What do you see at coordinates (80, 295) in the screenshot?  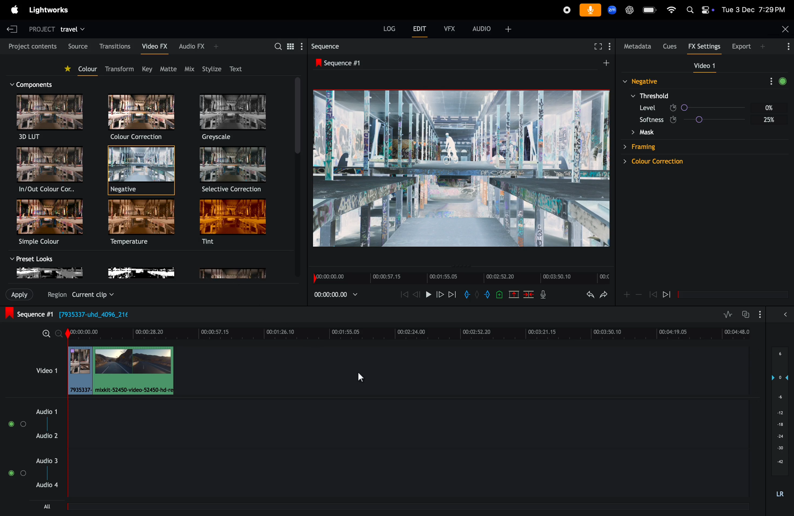 I see `` at bounding box center [80, 295].